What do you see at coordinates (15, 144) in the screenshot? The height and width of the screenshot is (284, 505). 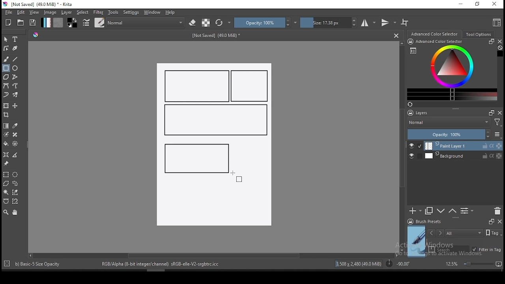 I see `enclose and fill tool` at bounding box center [15, 144].